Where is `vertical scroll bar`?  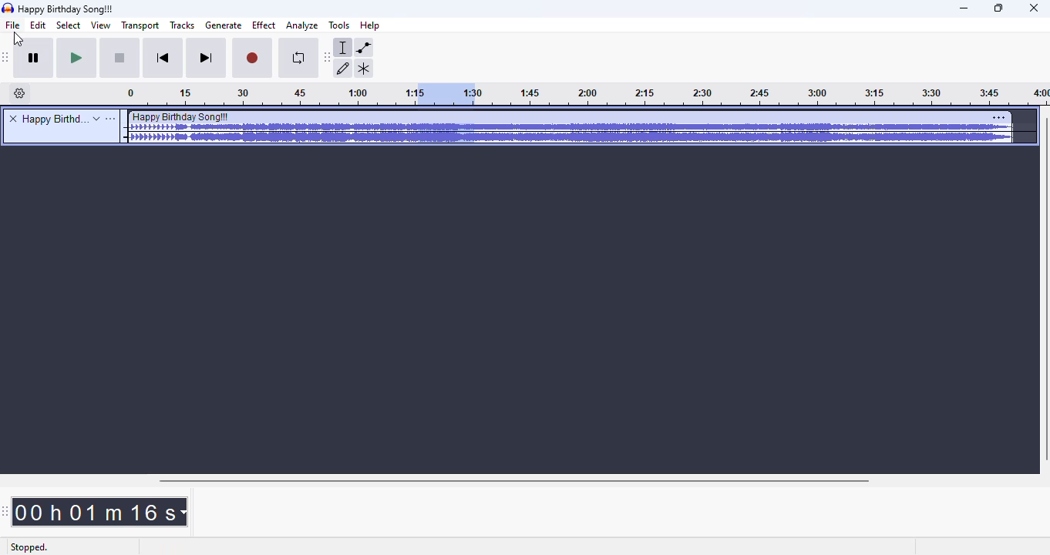 vertical scroll bar is located at coordinates (1043, 290).